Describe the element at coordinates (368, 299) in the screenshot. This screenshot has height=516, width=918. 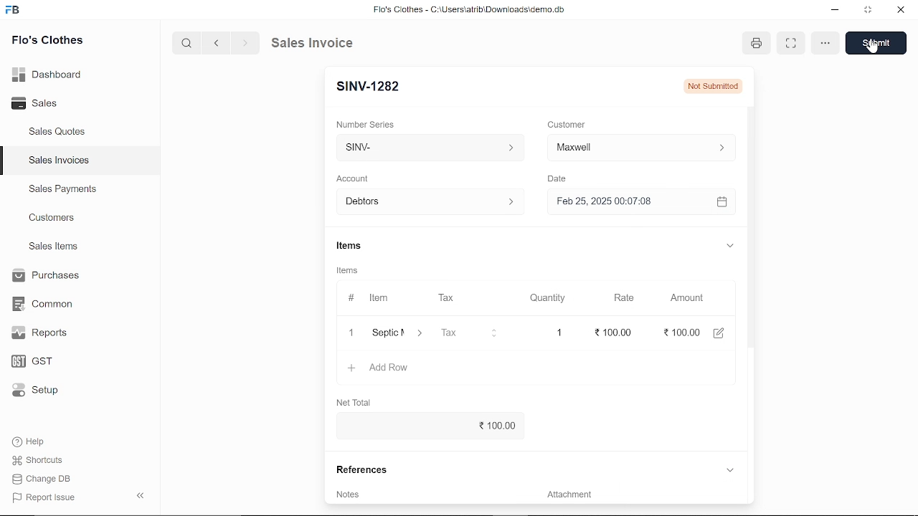
I see `# Item` at that location.